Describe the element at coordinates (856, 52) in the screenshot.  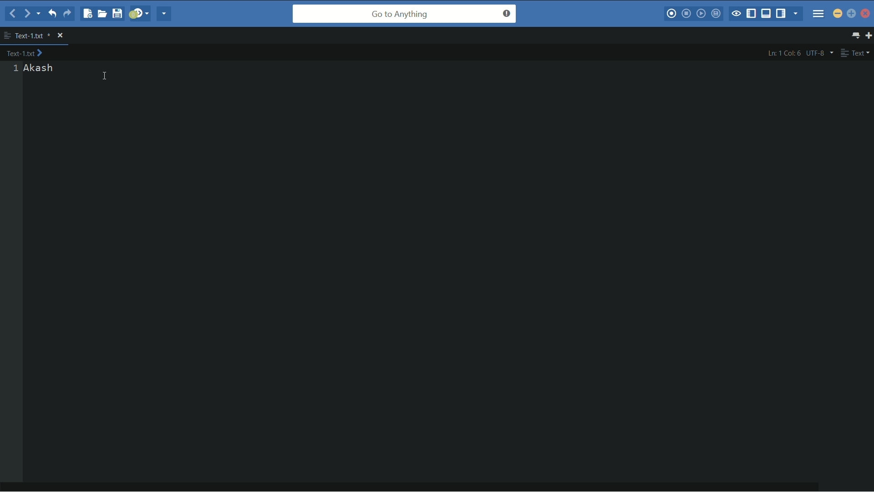
I see `file type` at that location.